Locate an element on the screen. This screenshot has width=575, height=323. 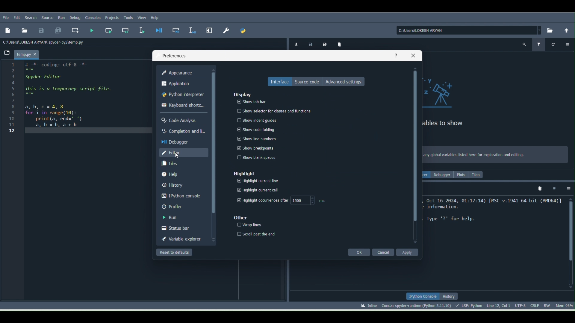
Save data as is located at coordinates (325, 44).